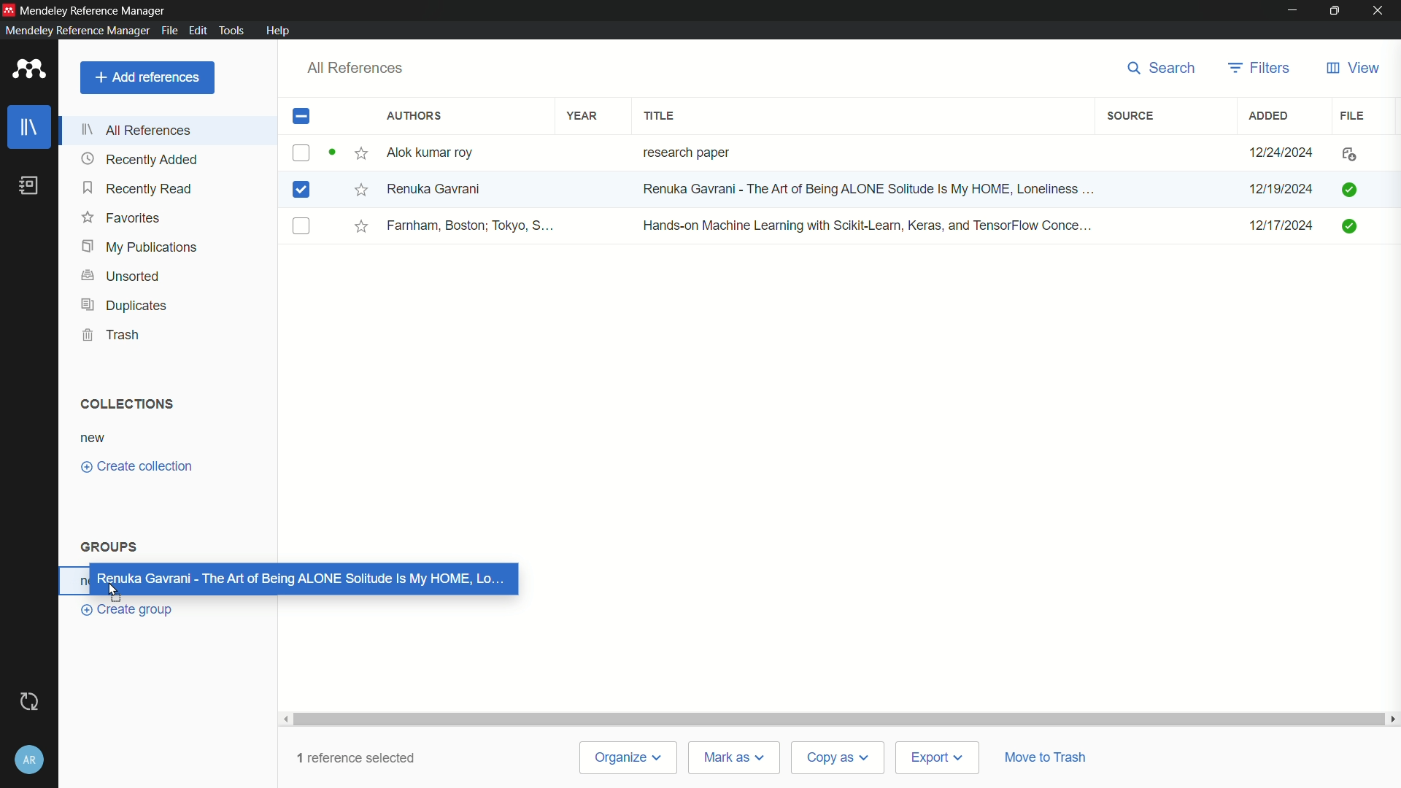 The width and height of the screenshot is (1401, 788). I want to click on organize, so click(632, 757).